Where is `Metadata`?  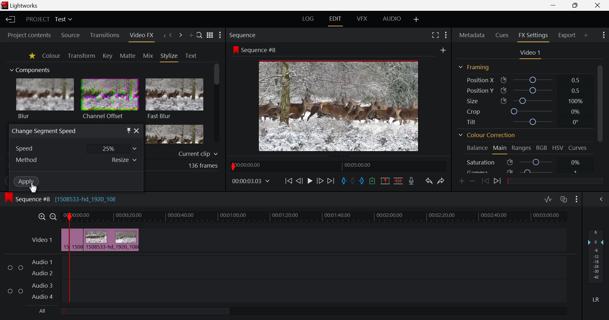
Metadata is located at coordinates (471, 36).